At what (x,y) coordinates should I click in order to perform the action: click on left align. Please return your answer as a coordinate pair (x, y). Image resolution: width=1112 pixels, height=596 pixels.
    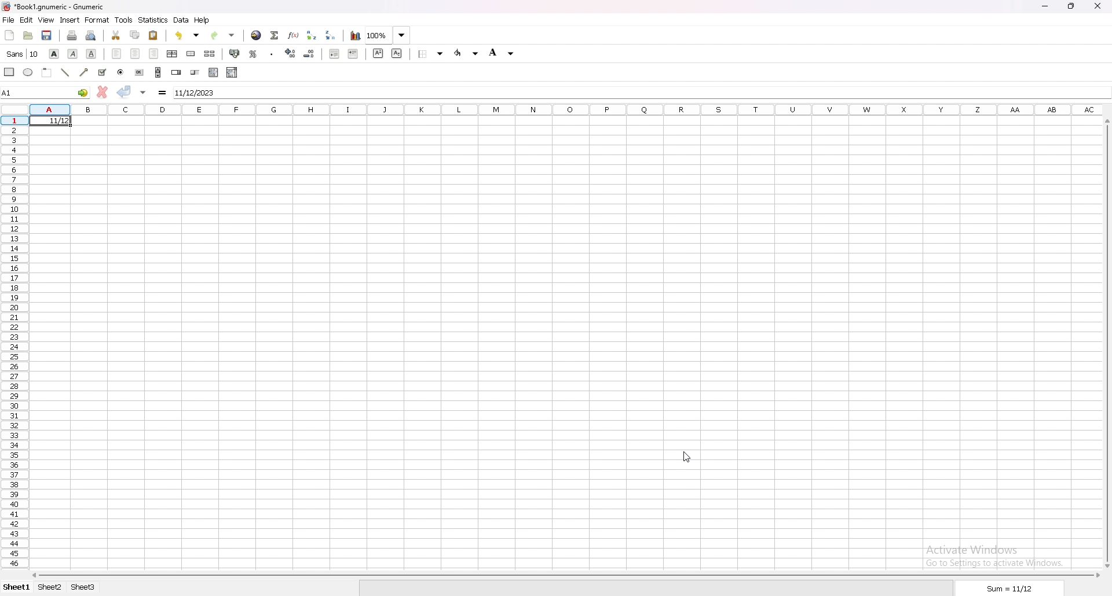
    Looking at the image, I should click on (116, 53).